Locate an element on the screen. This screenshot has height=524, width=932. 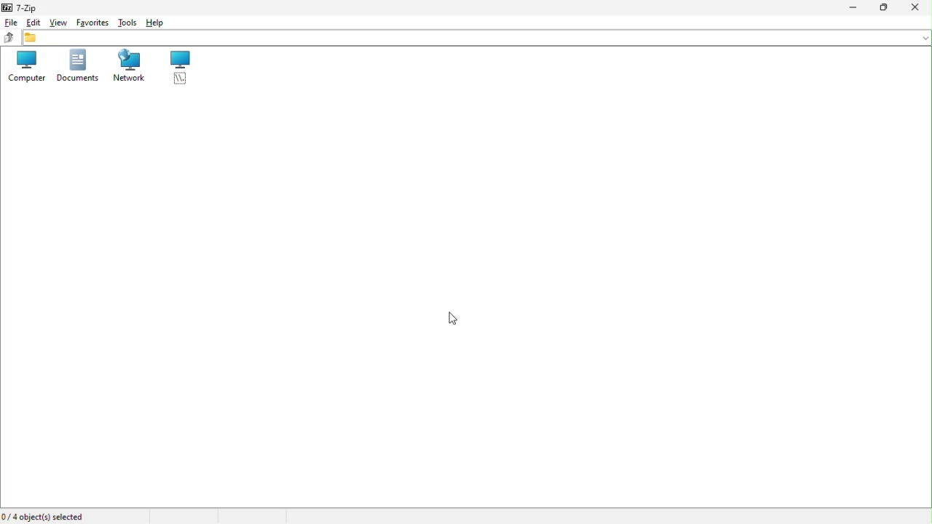
Help is located at coordinates (159, 23).